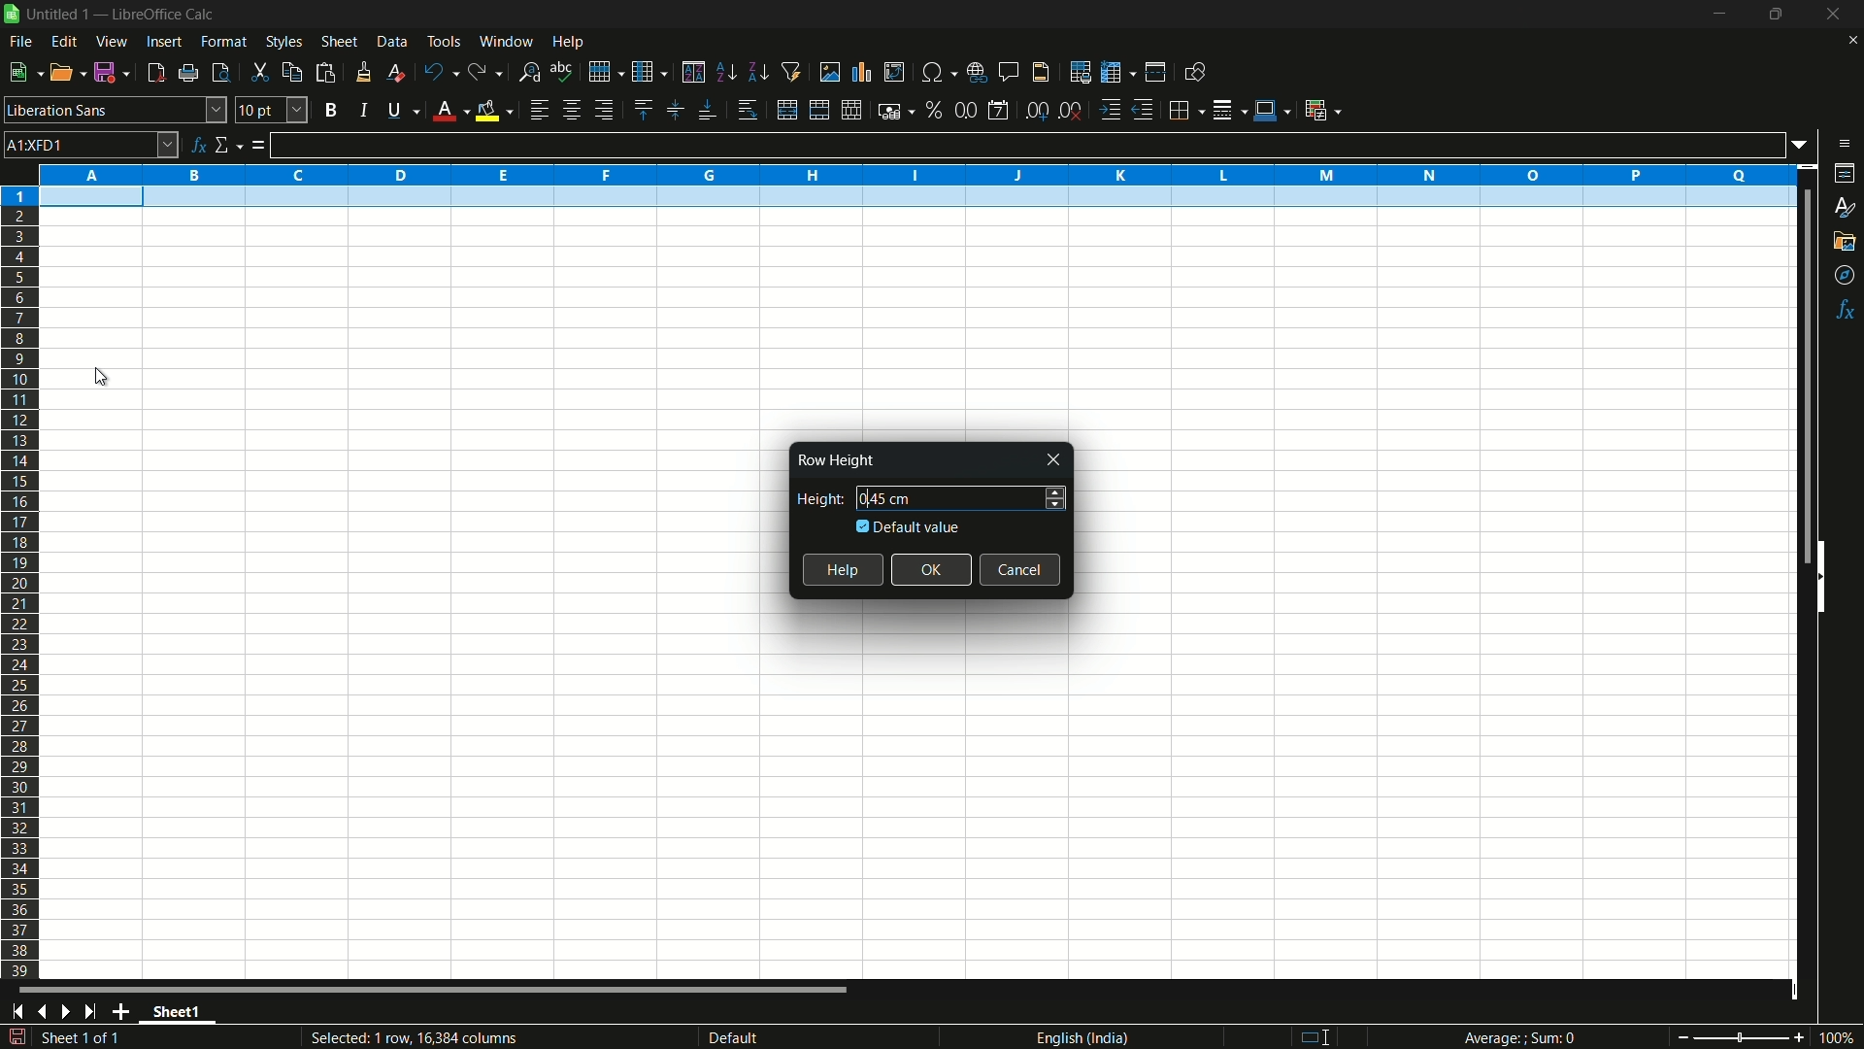 The width and height of the screenshot is (1864, 1049). Describe the element at coordinates (1719, 15) in the screenshot. I see `minimize` at that location.